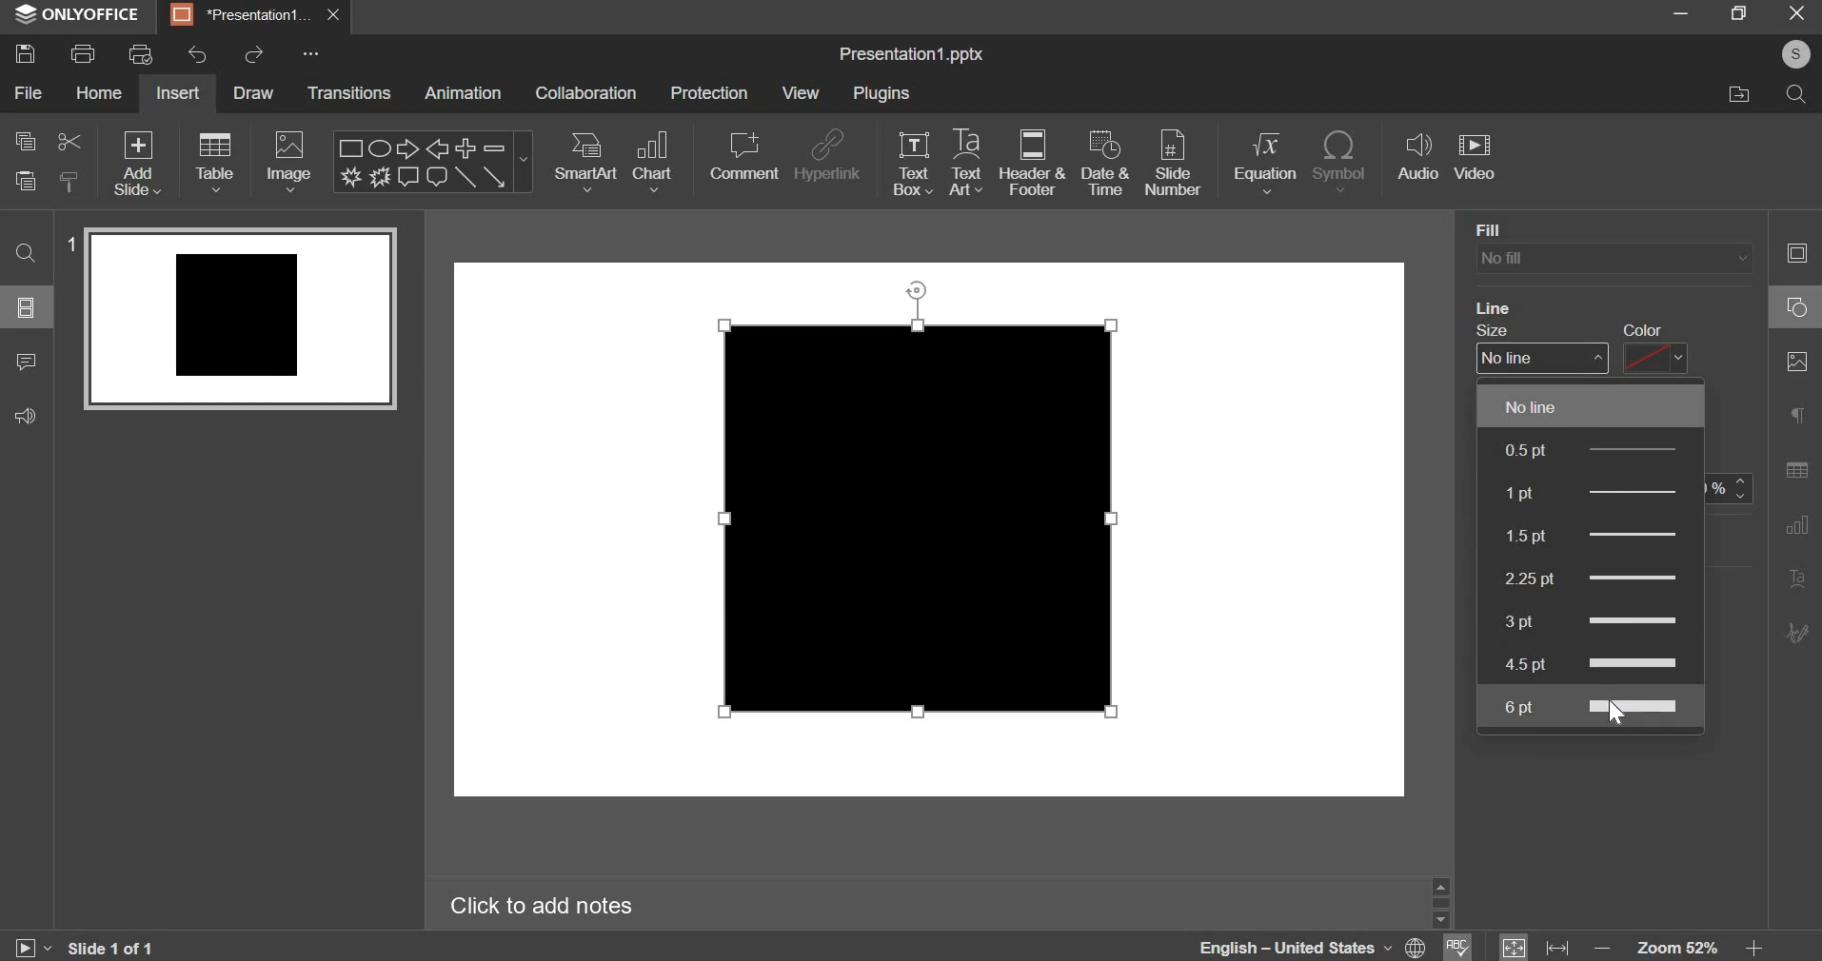 Image resolution: width=1822 pixels, height=961 pixels. What do you see at coordinates (494, 149) in the screenshot?
I see `Subtract Shape` at bounding box center [494, 149].